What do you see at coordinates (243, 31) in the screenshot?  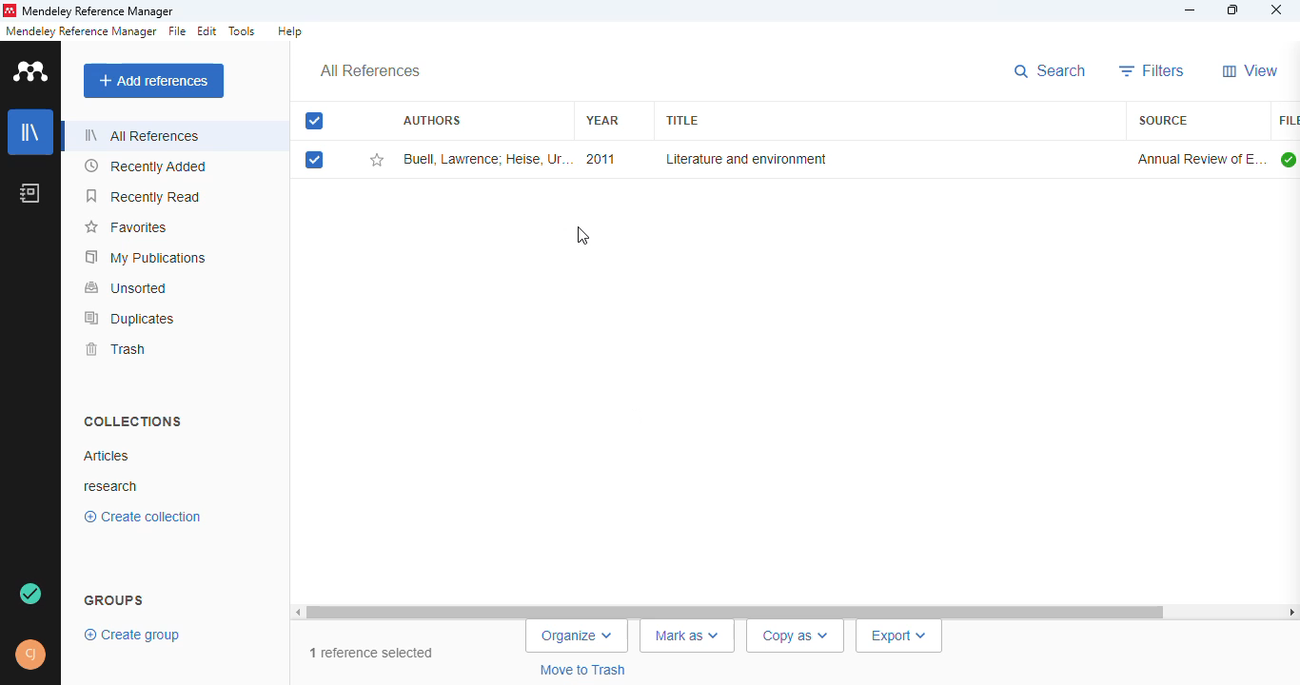 I see `tools` at bounding box center [243, 31].